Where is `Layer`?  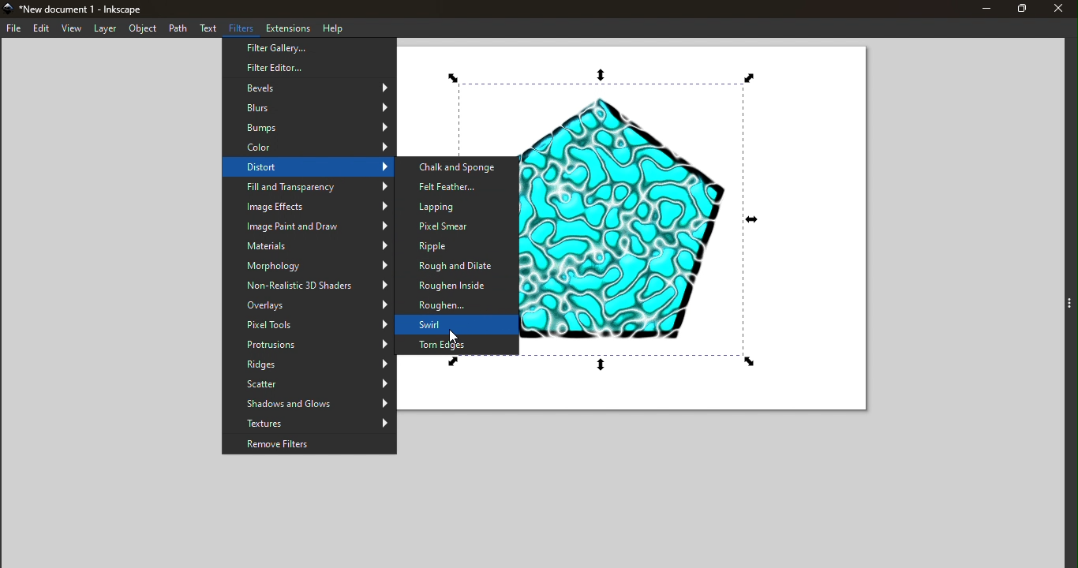
Layer is located at coordinates (103, 29).